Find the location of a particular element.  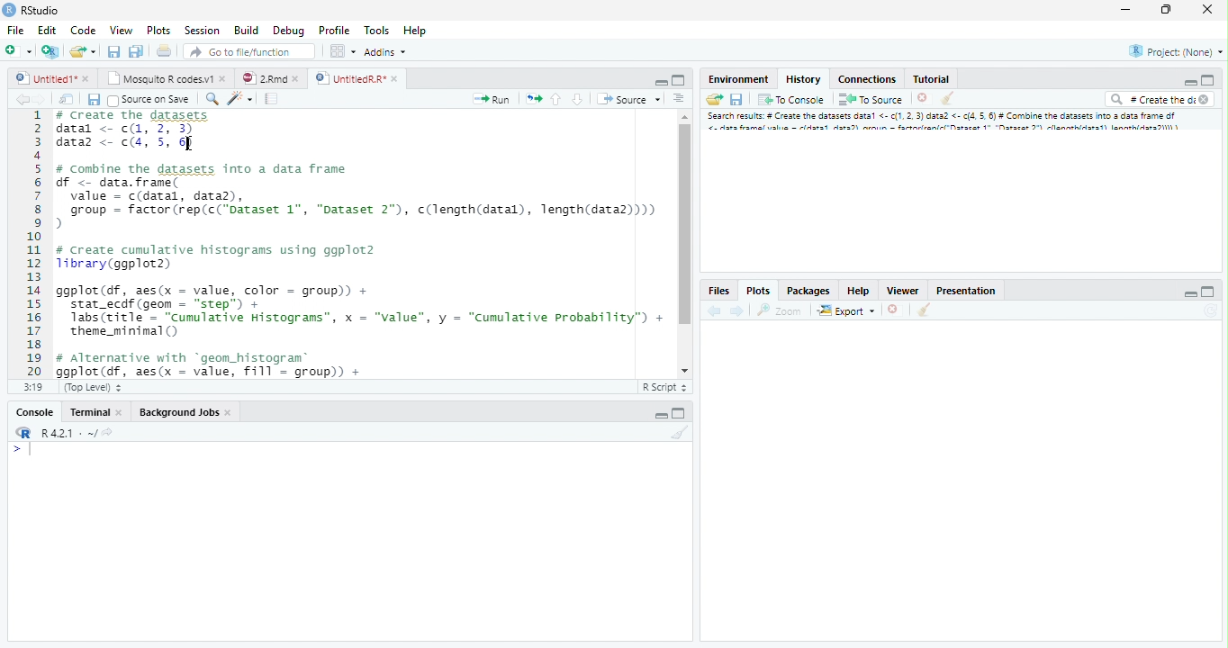

Save is located at coordinates (740, 98).